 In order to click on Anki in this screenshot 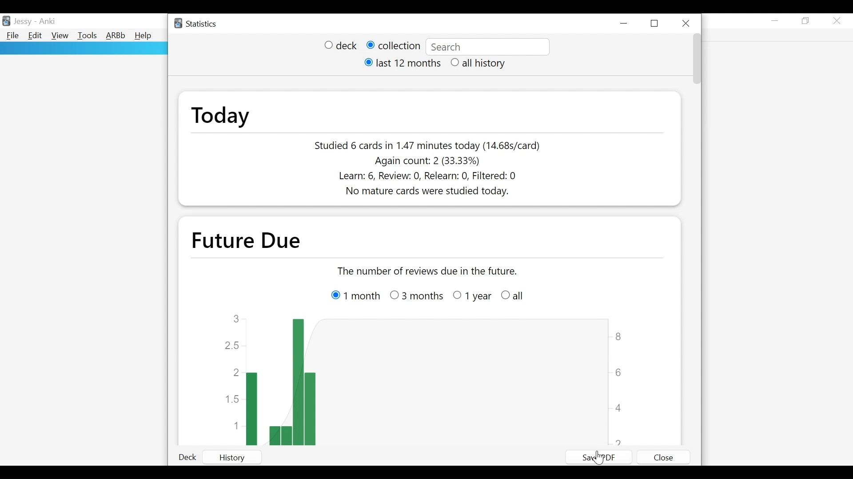, I will do `click(47, 22)`.